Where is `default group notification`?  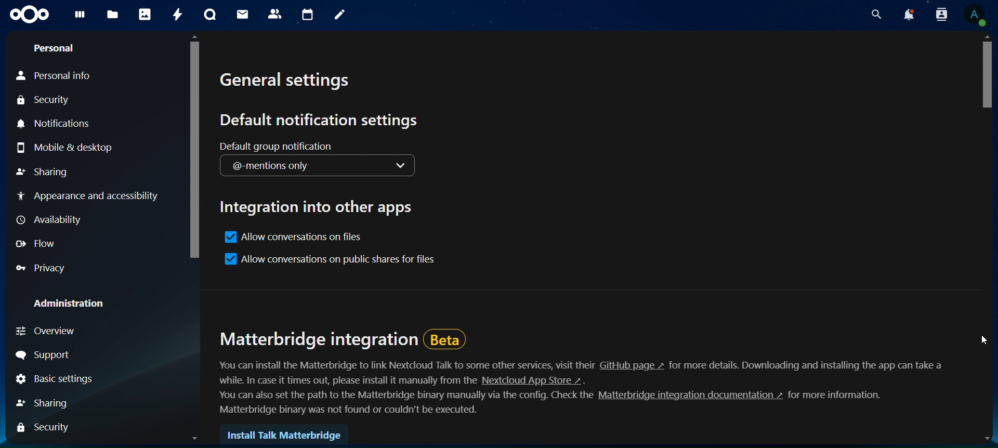 default group notification is located at coordinates (313, 146).